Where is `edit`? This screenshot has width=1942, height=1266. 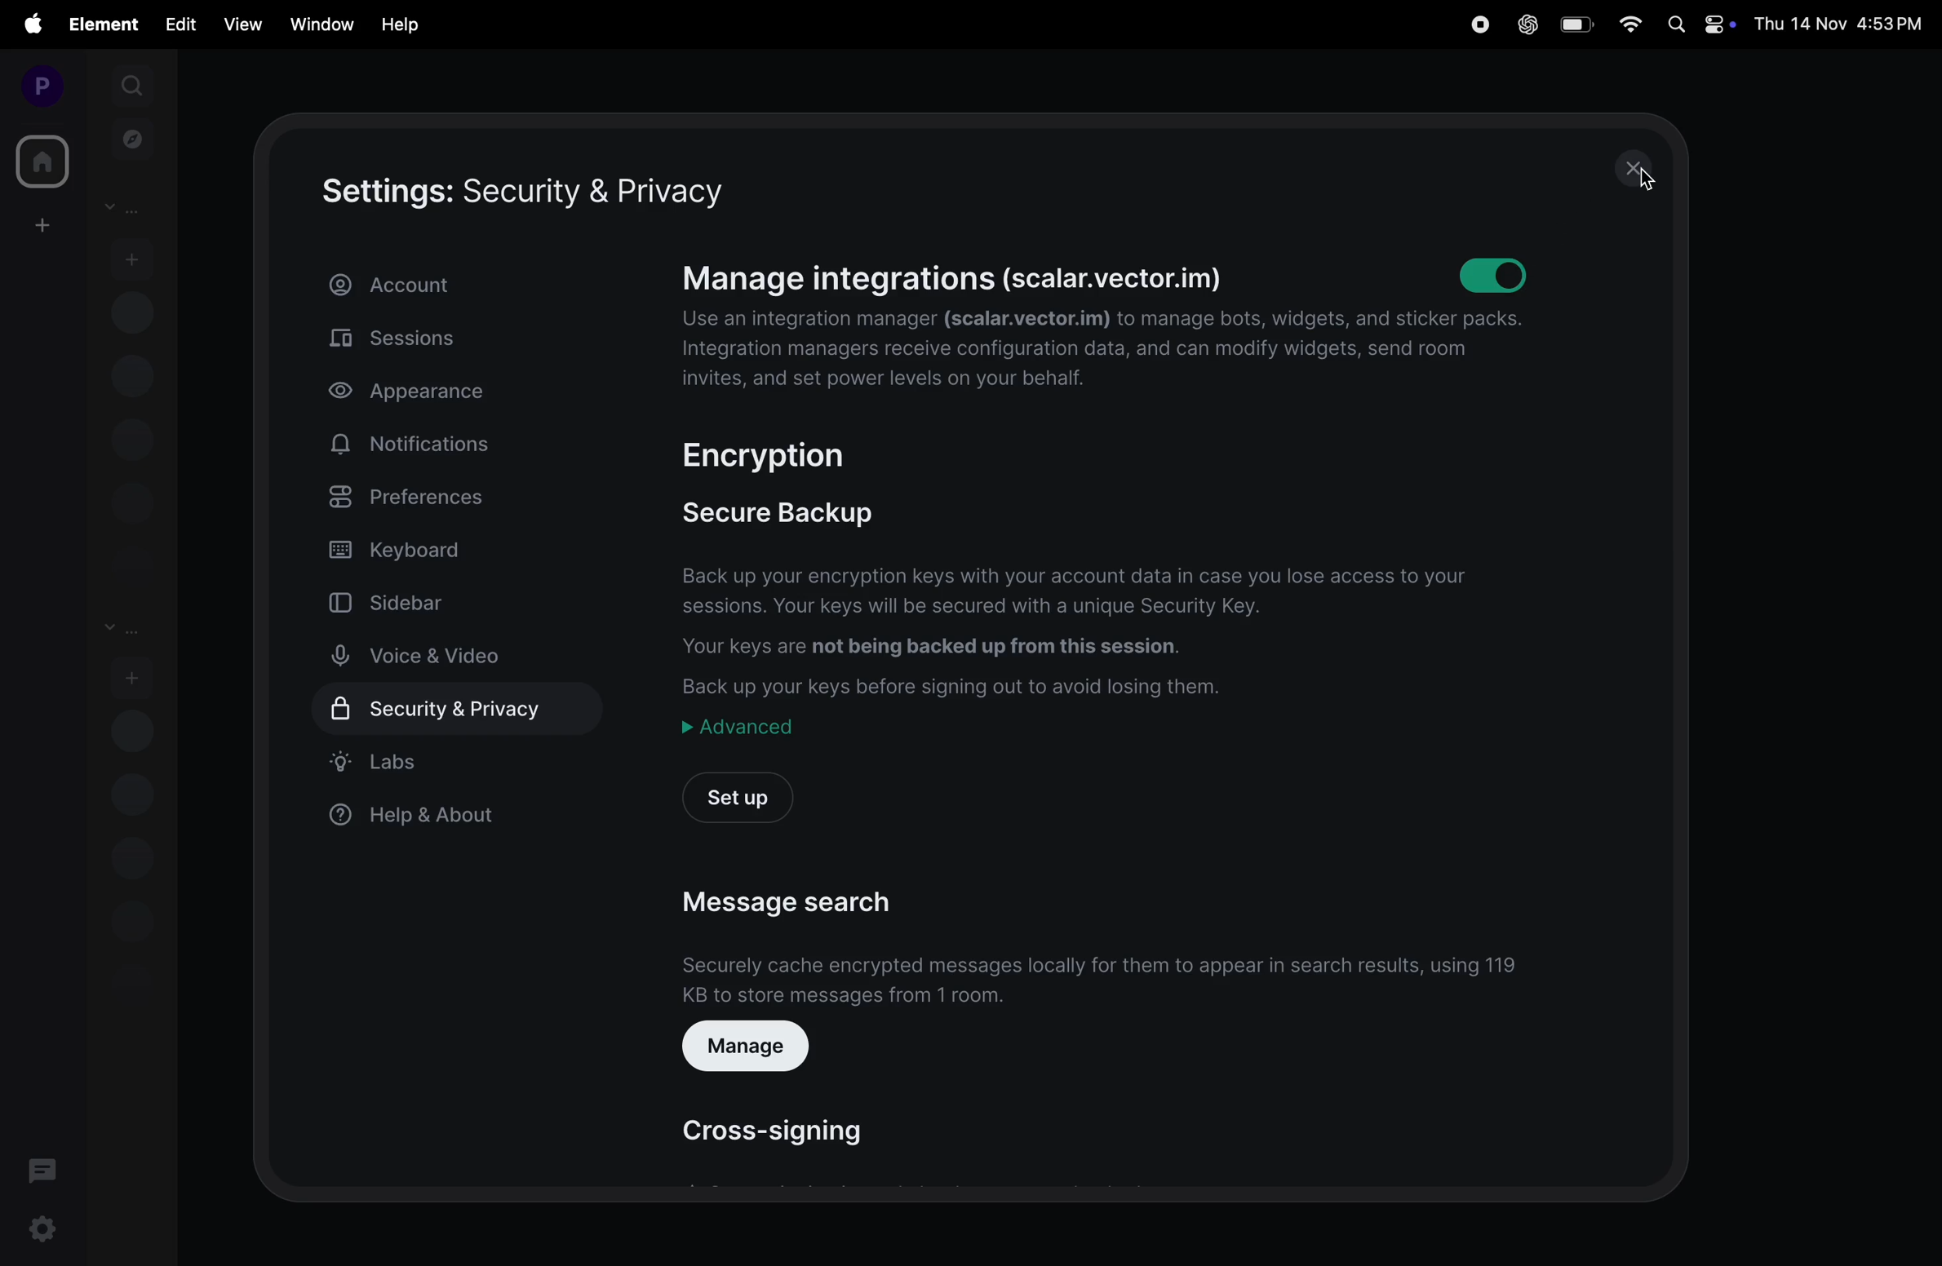
edit is located at coordinates (175, 27).